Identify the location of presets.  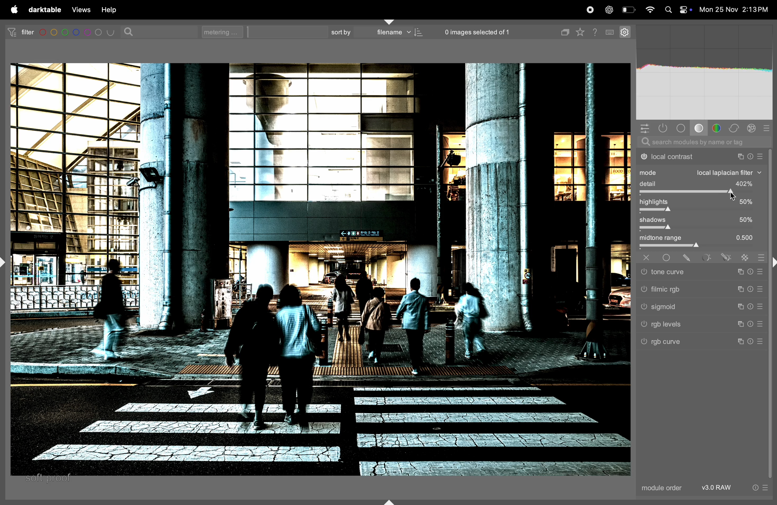
(767, 128).